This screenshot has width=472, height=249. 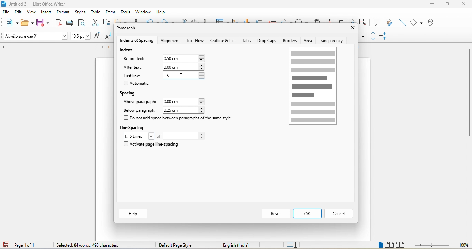 I want to click on close, so click(x=462, y=3).